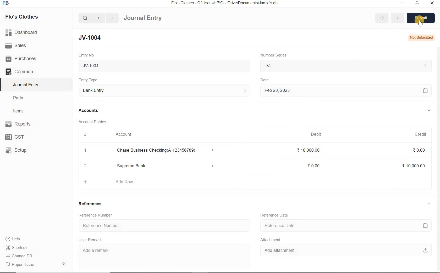 The image size is (440, 273). I want to click on Items, so click(21, 110).